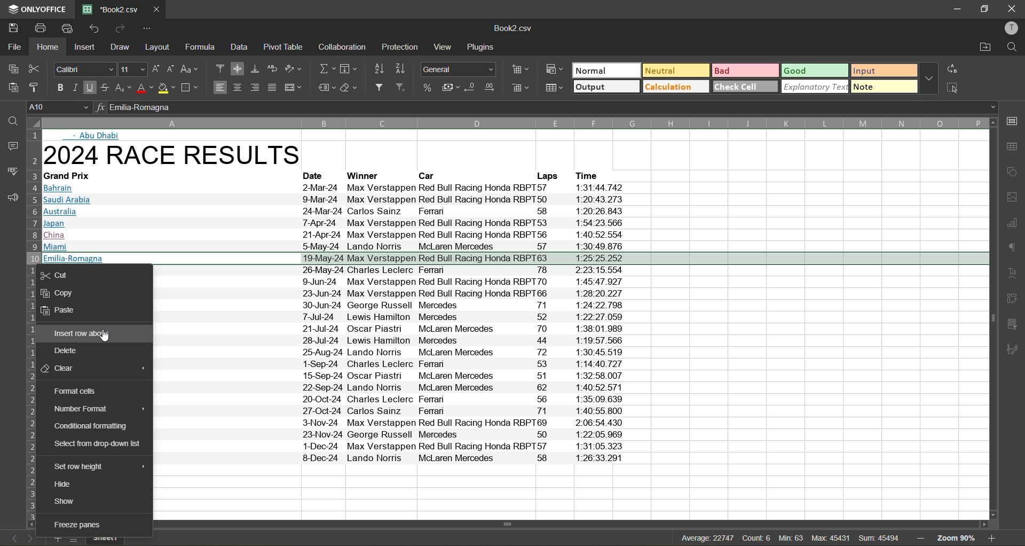 The height and width of the screenshot is (546, 1025). What do you see at coordinates (83, 332) in the screenshot?
I see `insert new above` at bounding box center [83, 332].